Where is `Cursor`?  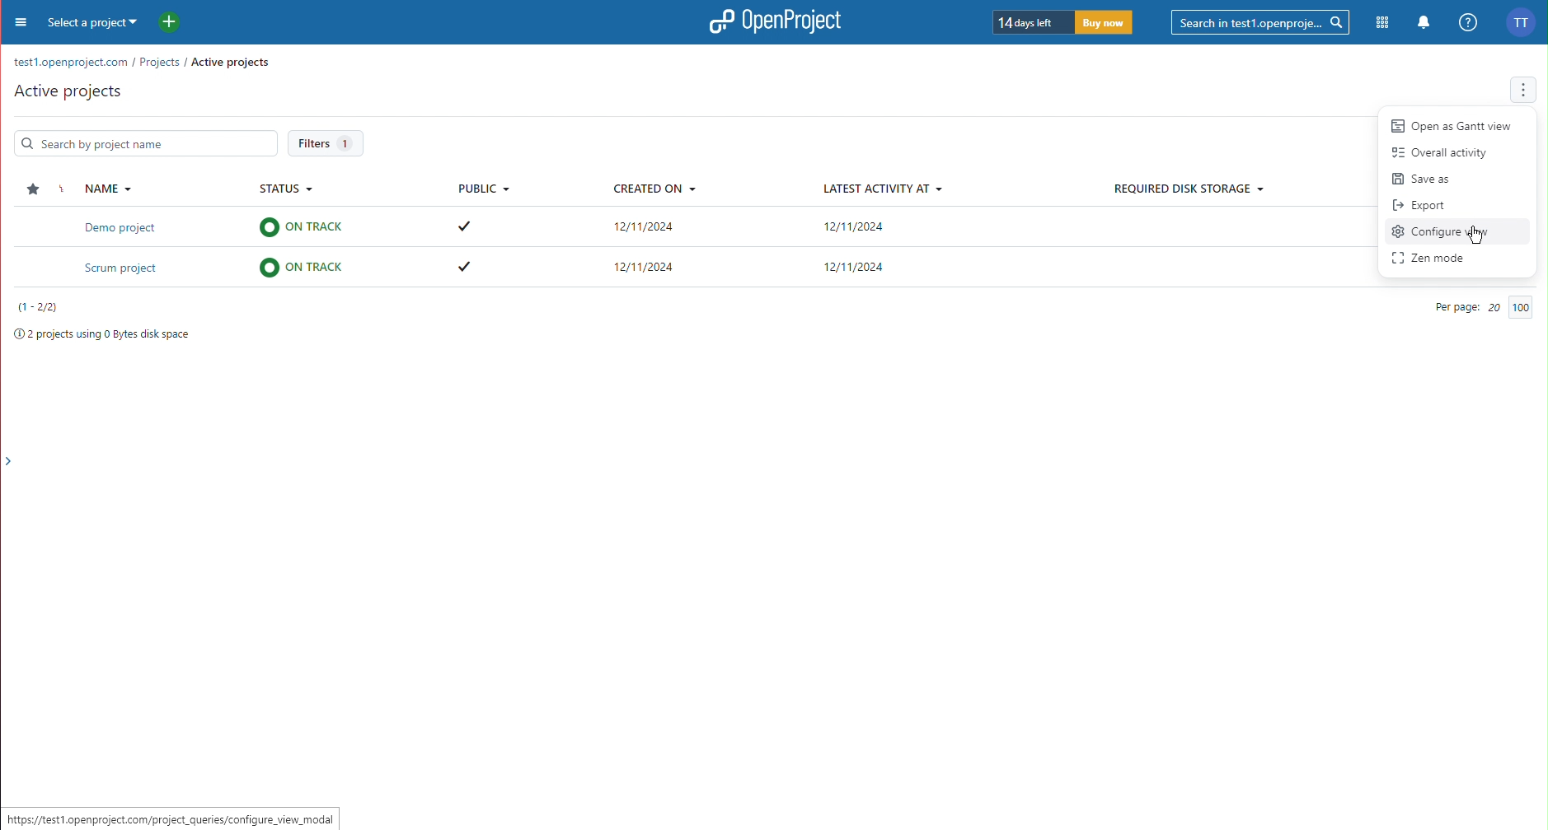 Cursor is located at coordinates (1471, 238).